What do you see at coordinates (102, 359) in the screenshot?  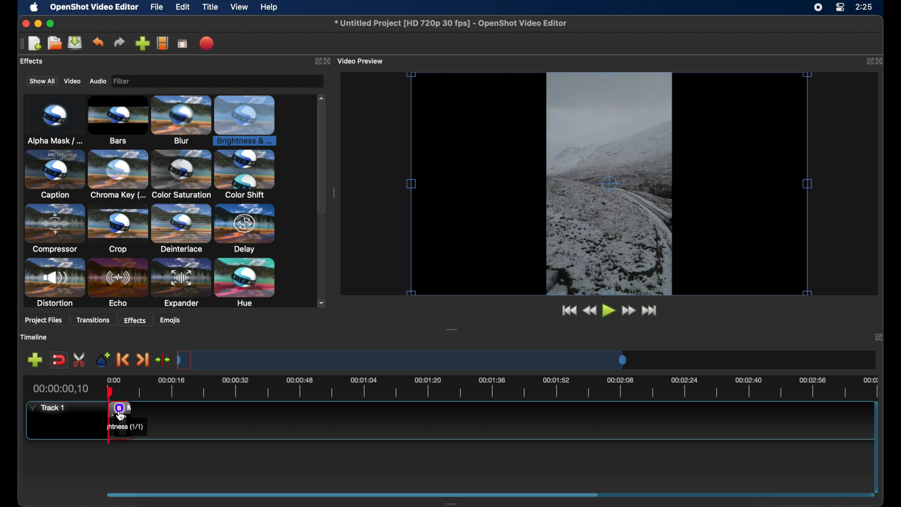 I see `add marker` at bounding box center [102, 359].